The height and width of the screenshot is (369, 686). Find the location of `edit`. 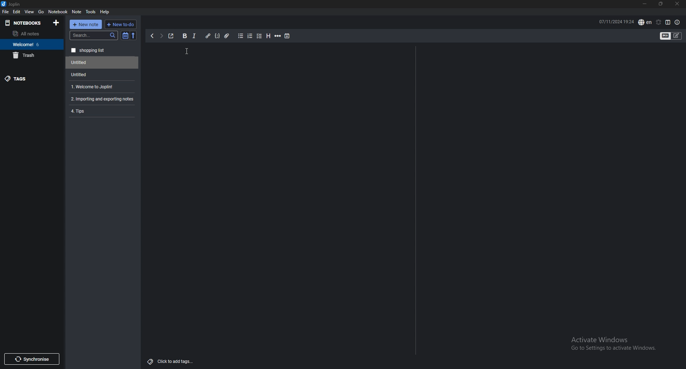

edit is located at coordinates (16, 12).